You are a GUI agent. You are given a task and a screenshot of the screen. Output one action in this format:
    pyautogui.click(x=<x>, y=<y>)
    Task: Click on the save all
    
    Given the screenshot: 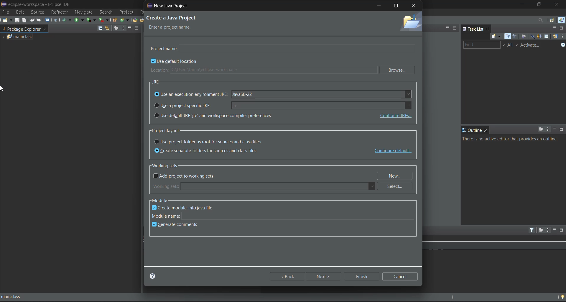 What is the action you would take?
    pyautogui.click(x=25, y=21)
    